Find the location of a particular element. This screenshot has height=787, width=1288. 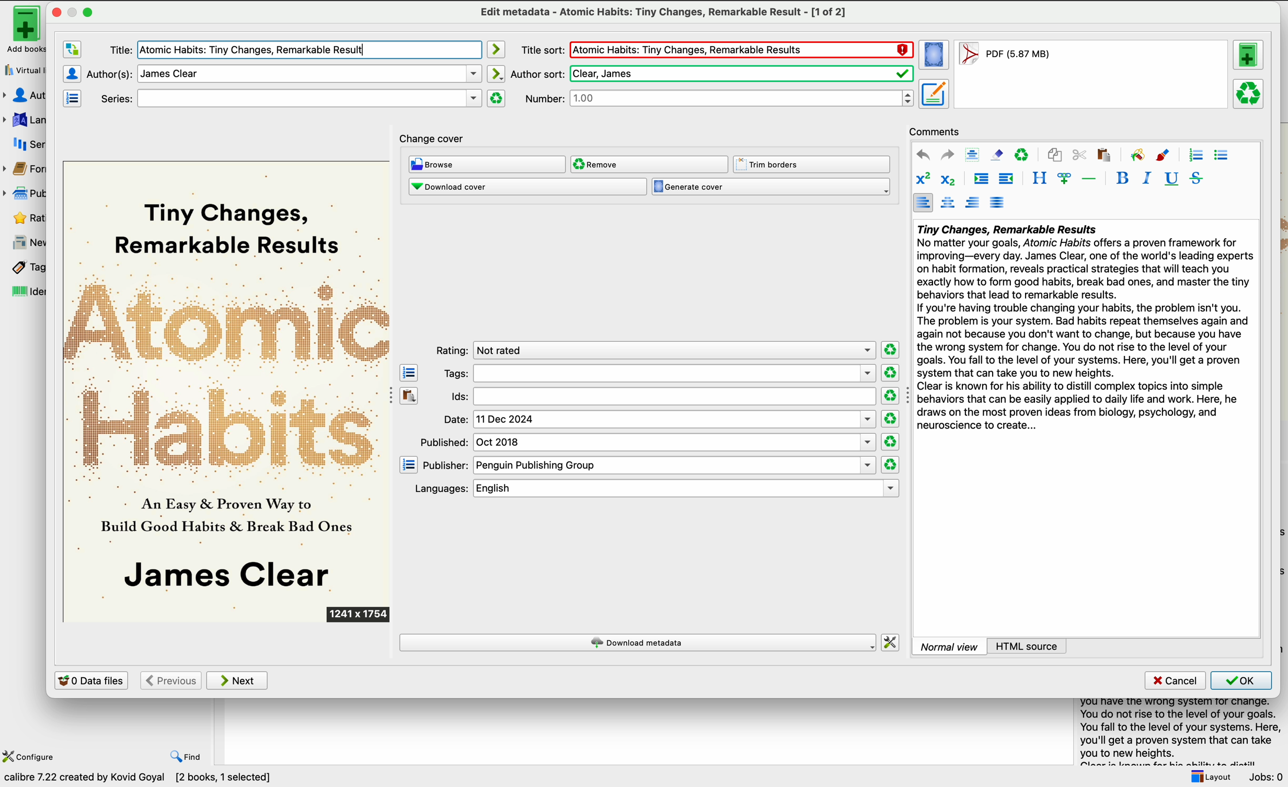

authors editor is located at coordinates (72, 73).